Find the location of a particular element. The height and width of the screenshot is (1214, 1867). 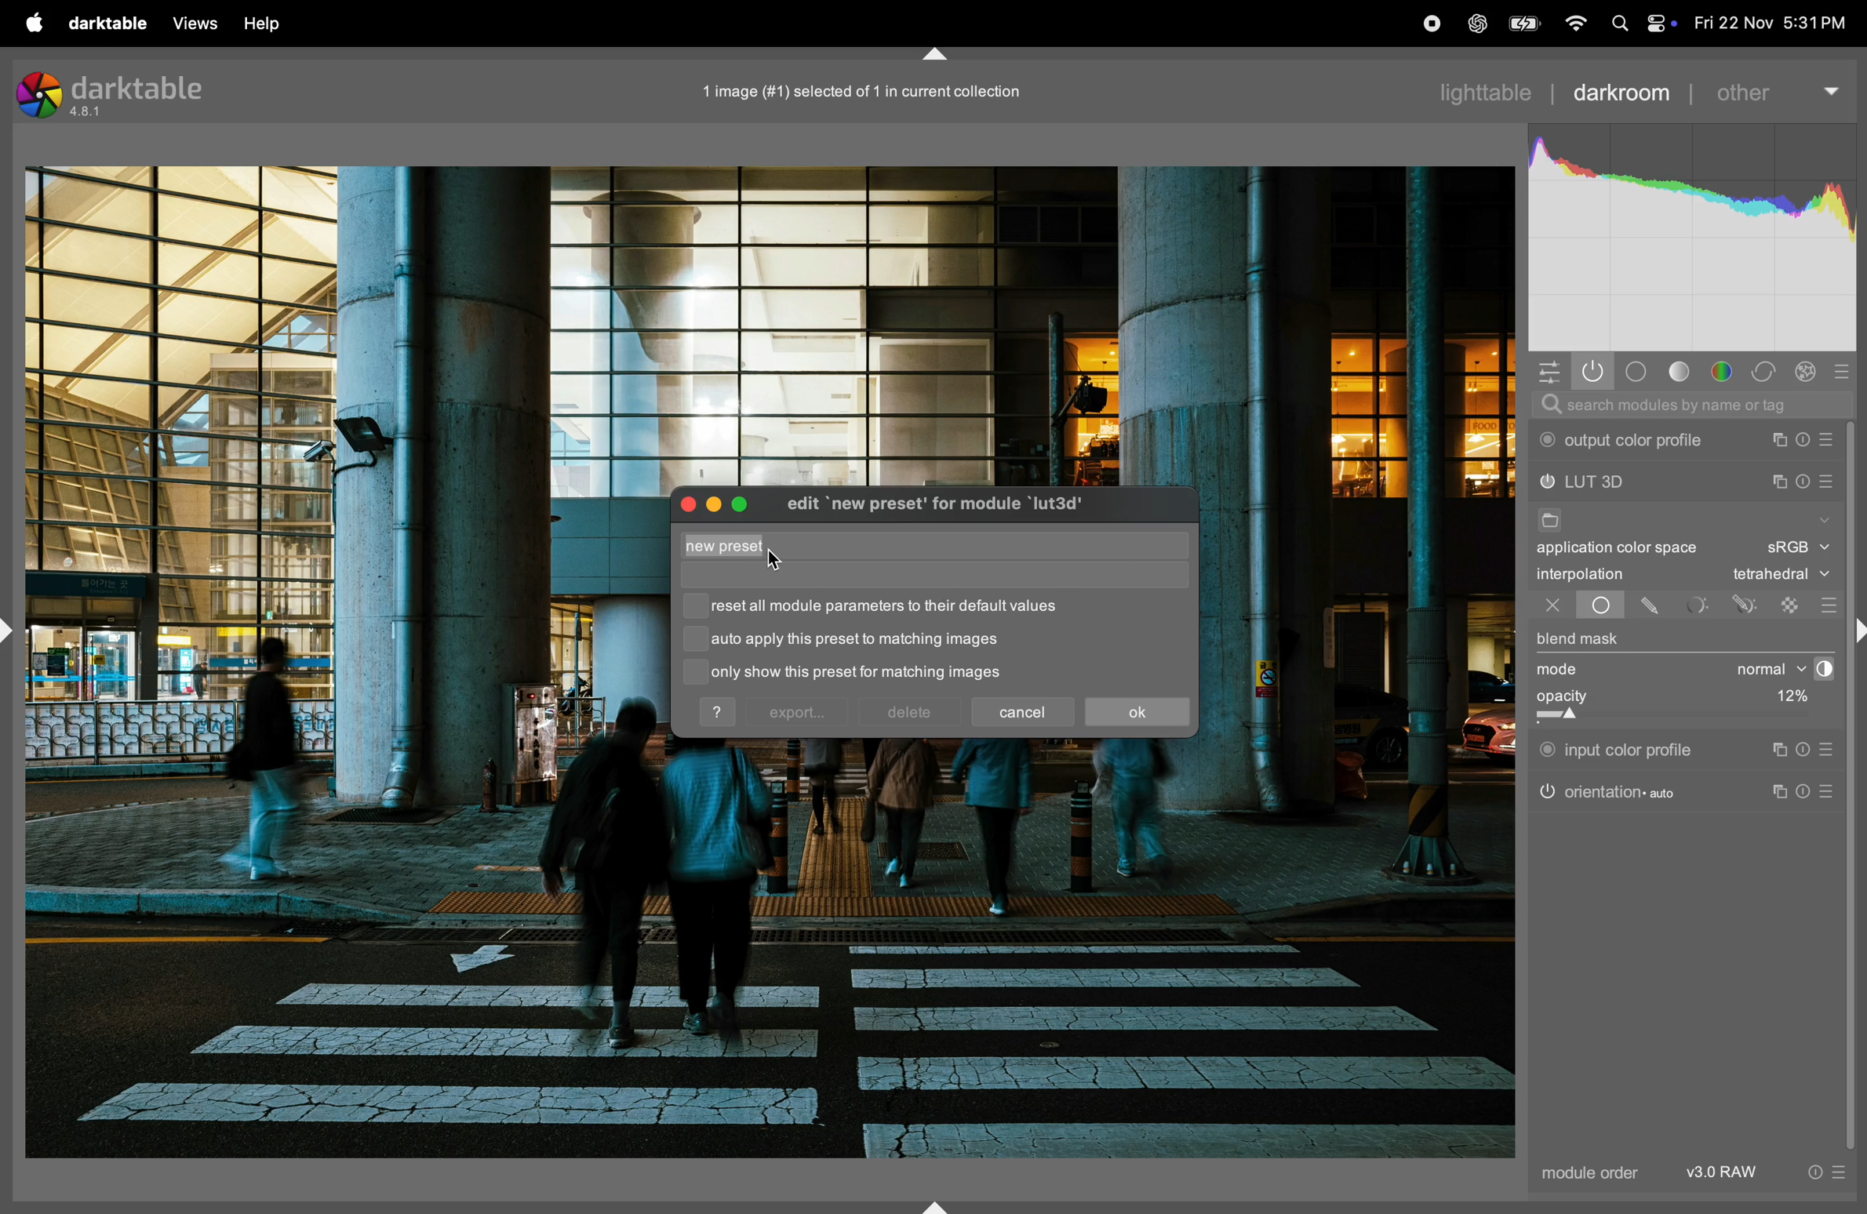

date and time is located at coordinates (1772, 24).